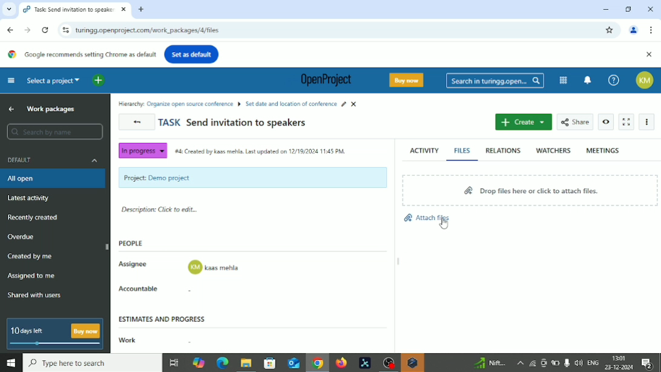 The image size is (661, 372). Describe the element at coordinates (108, 246) in the screenshot. I see `hide sidebar` at that location.